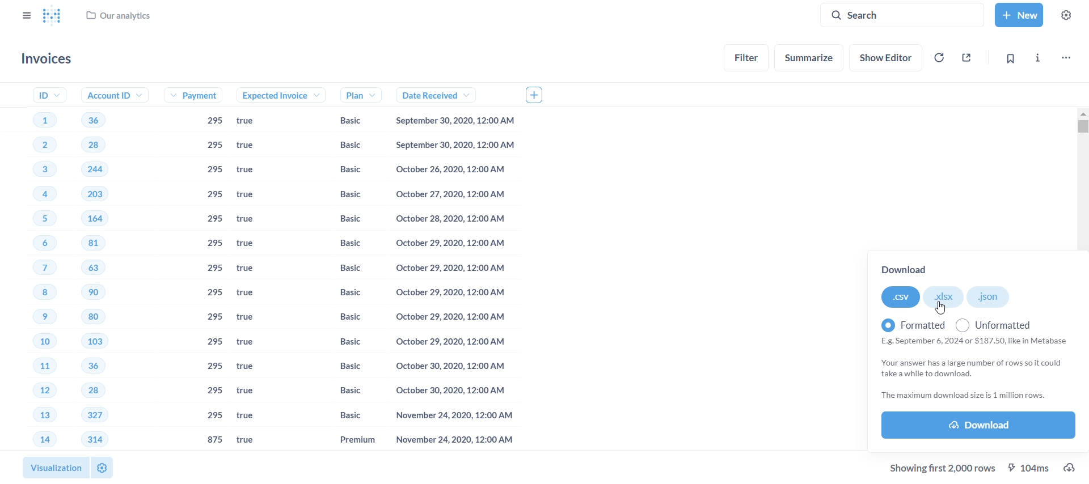 This screenshot has width=1089, height=484. I want to click on Basic, so click(341, 341).